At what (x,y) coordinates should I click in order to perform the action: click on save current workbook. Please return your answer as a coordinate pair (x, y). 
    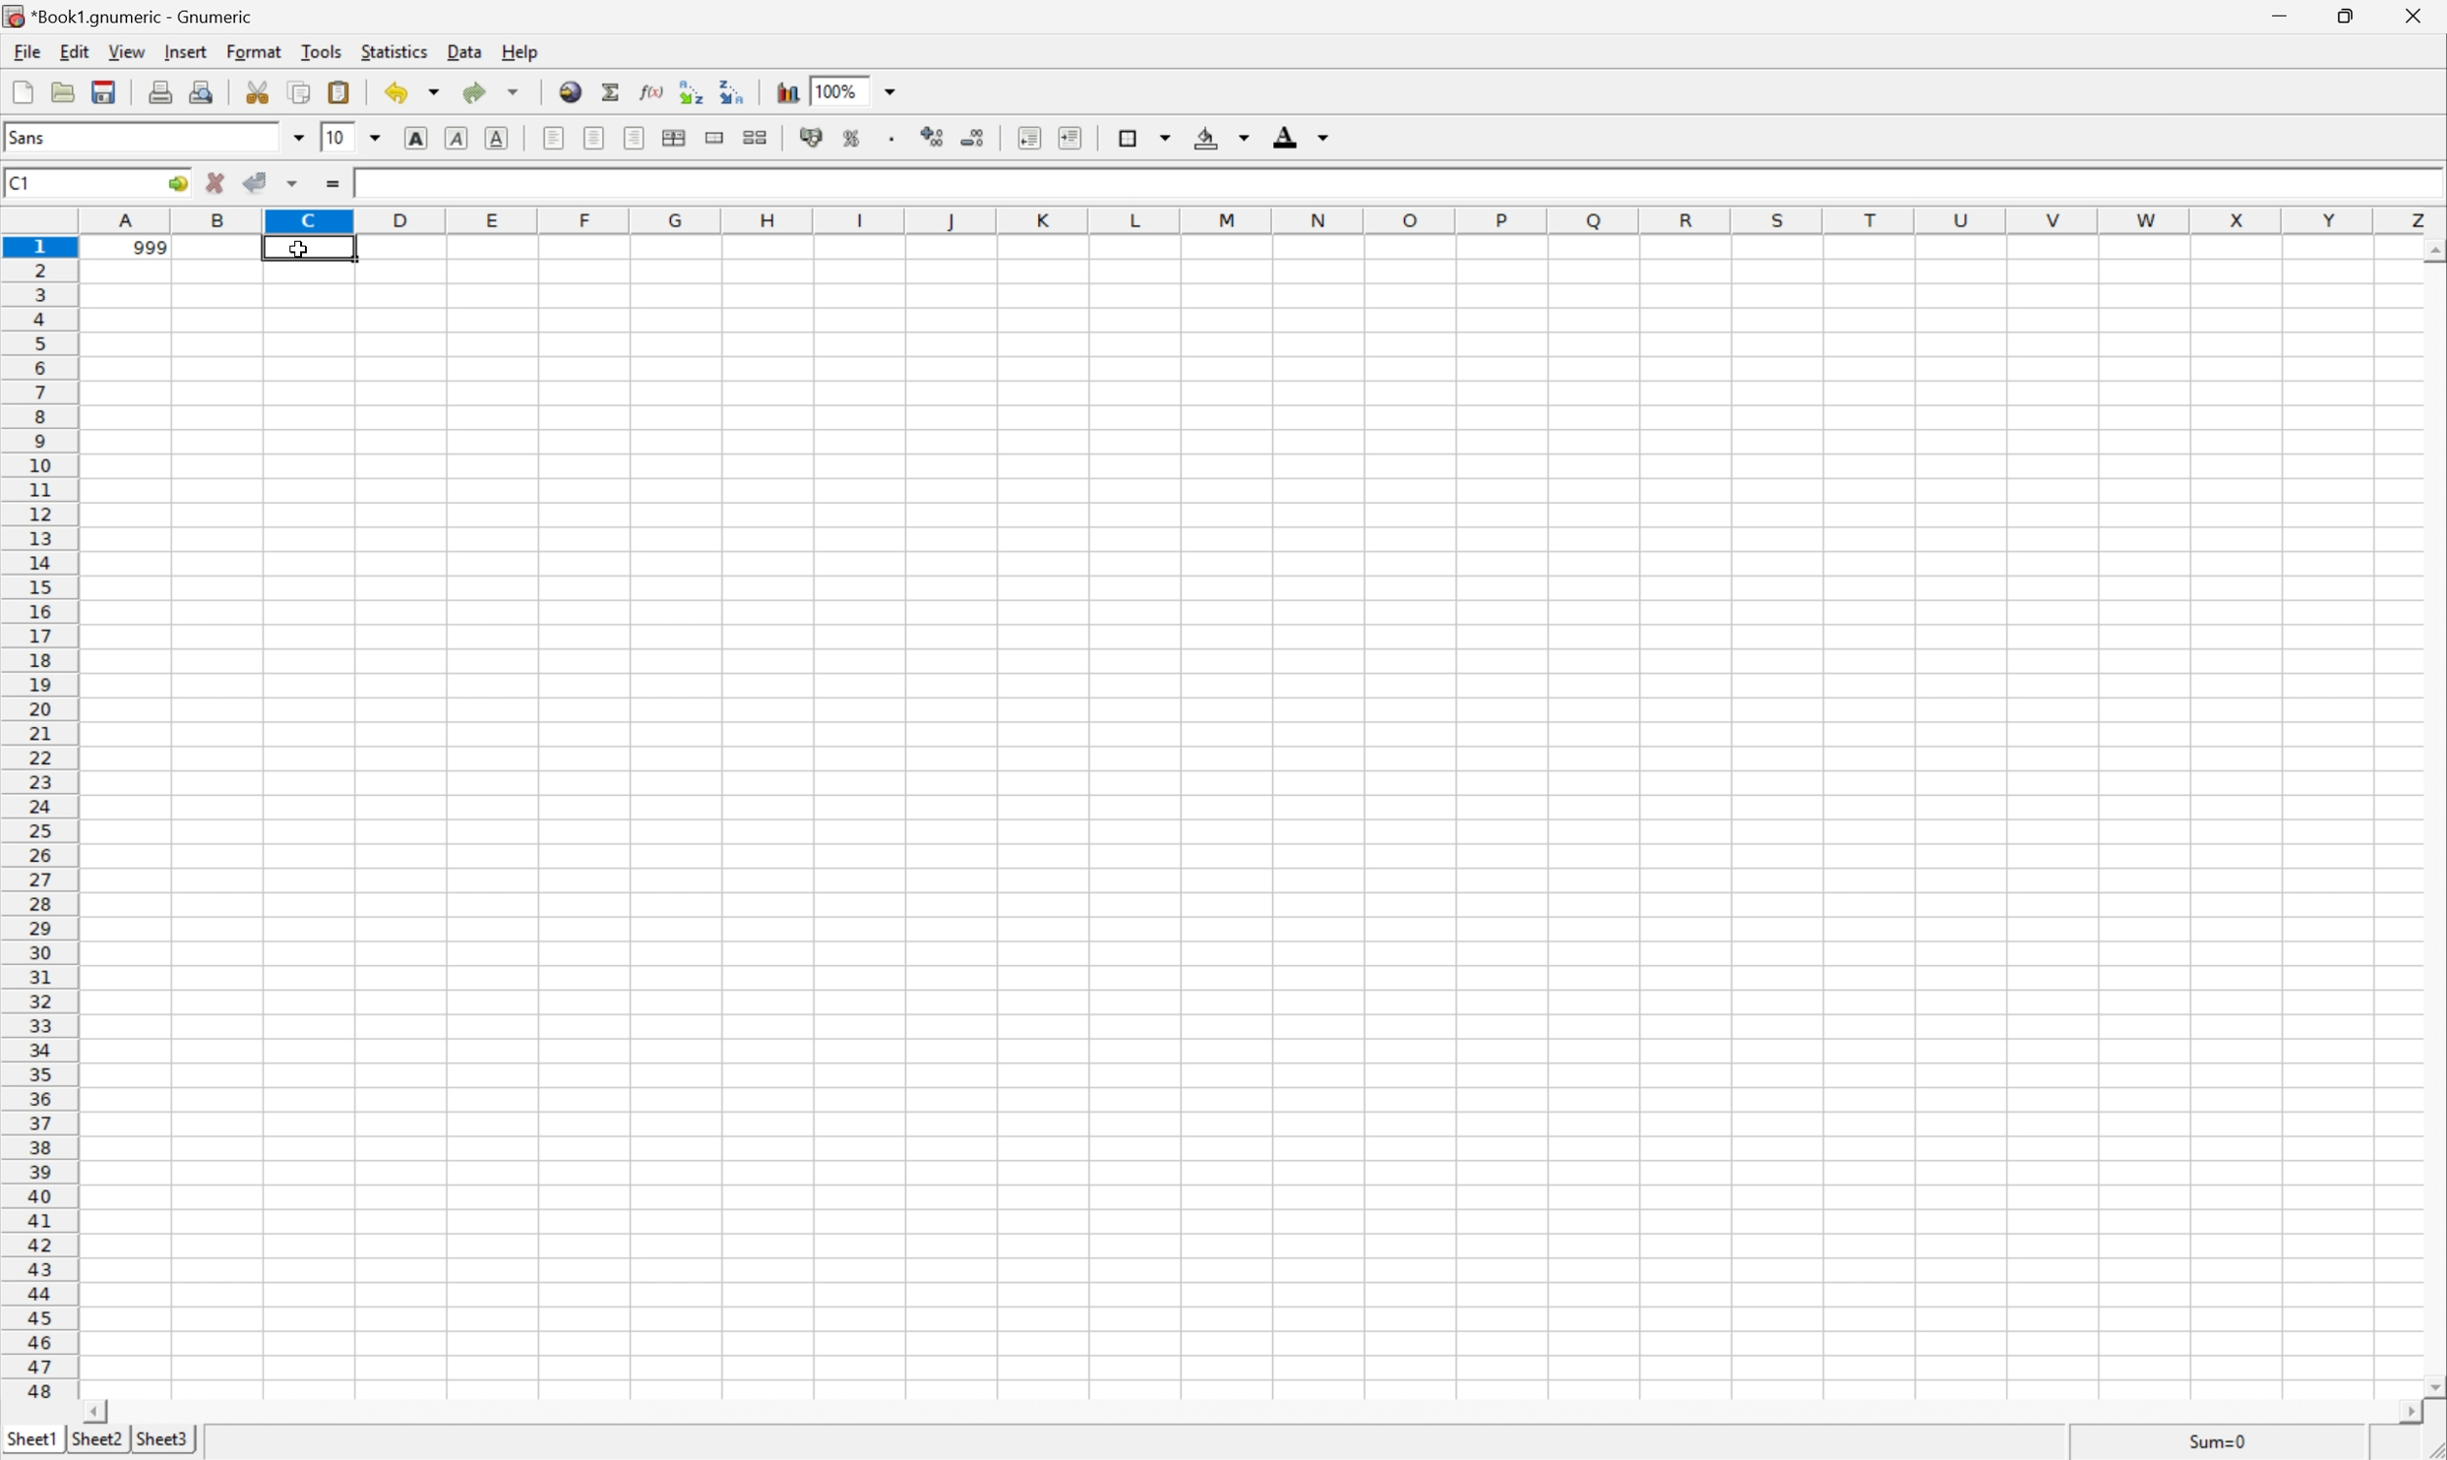
    Looking at the image, I should click on (104, 90).